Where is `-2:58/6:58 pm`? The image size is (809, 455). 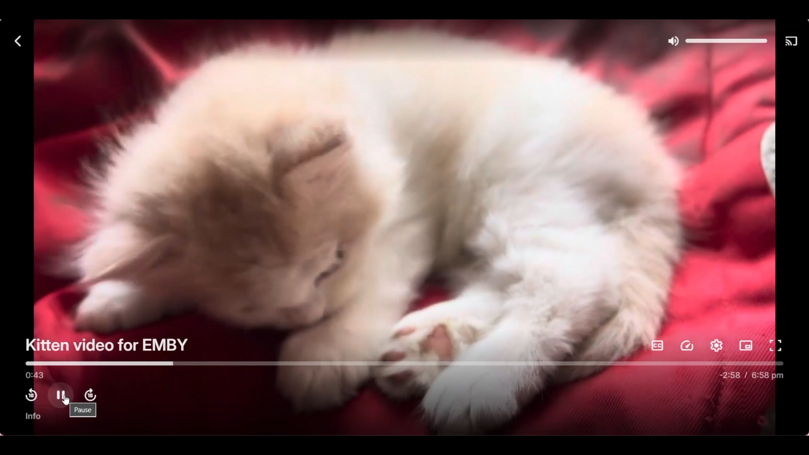
-2:58/6:58 pm is located at coordinates (751, 375).